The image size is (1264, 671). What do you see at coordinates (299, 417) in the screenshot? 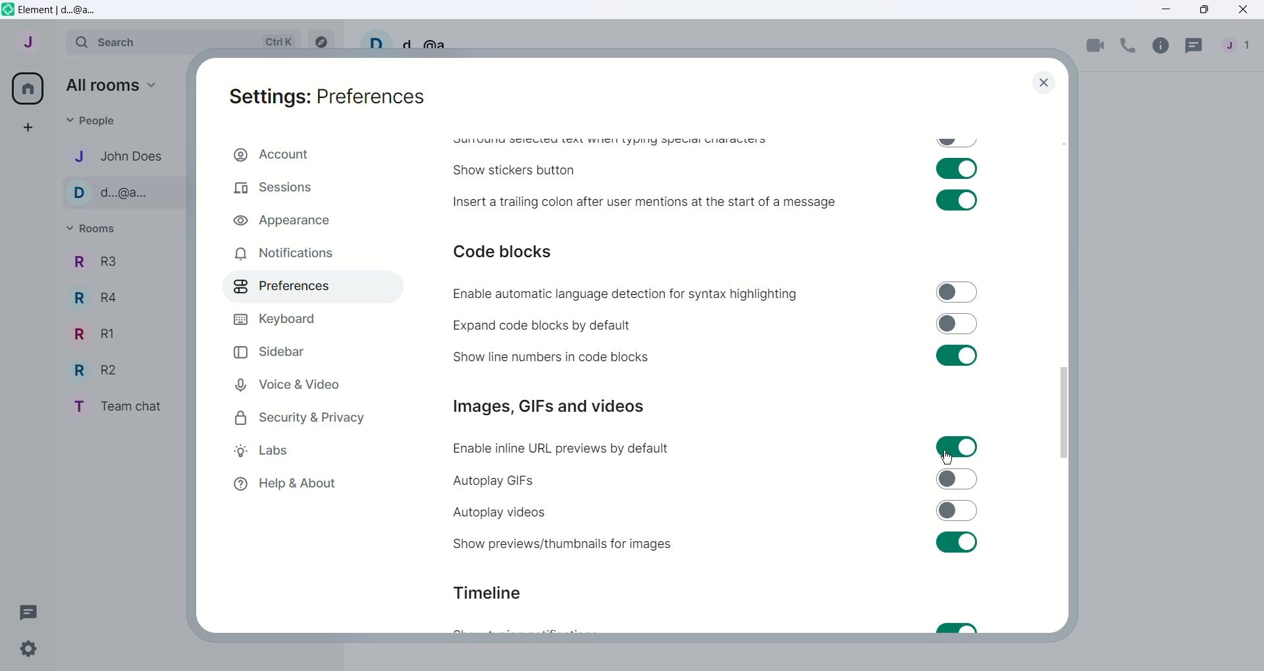
I see `Security and Privacy` at bounding box center [299, 417].